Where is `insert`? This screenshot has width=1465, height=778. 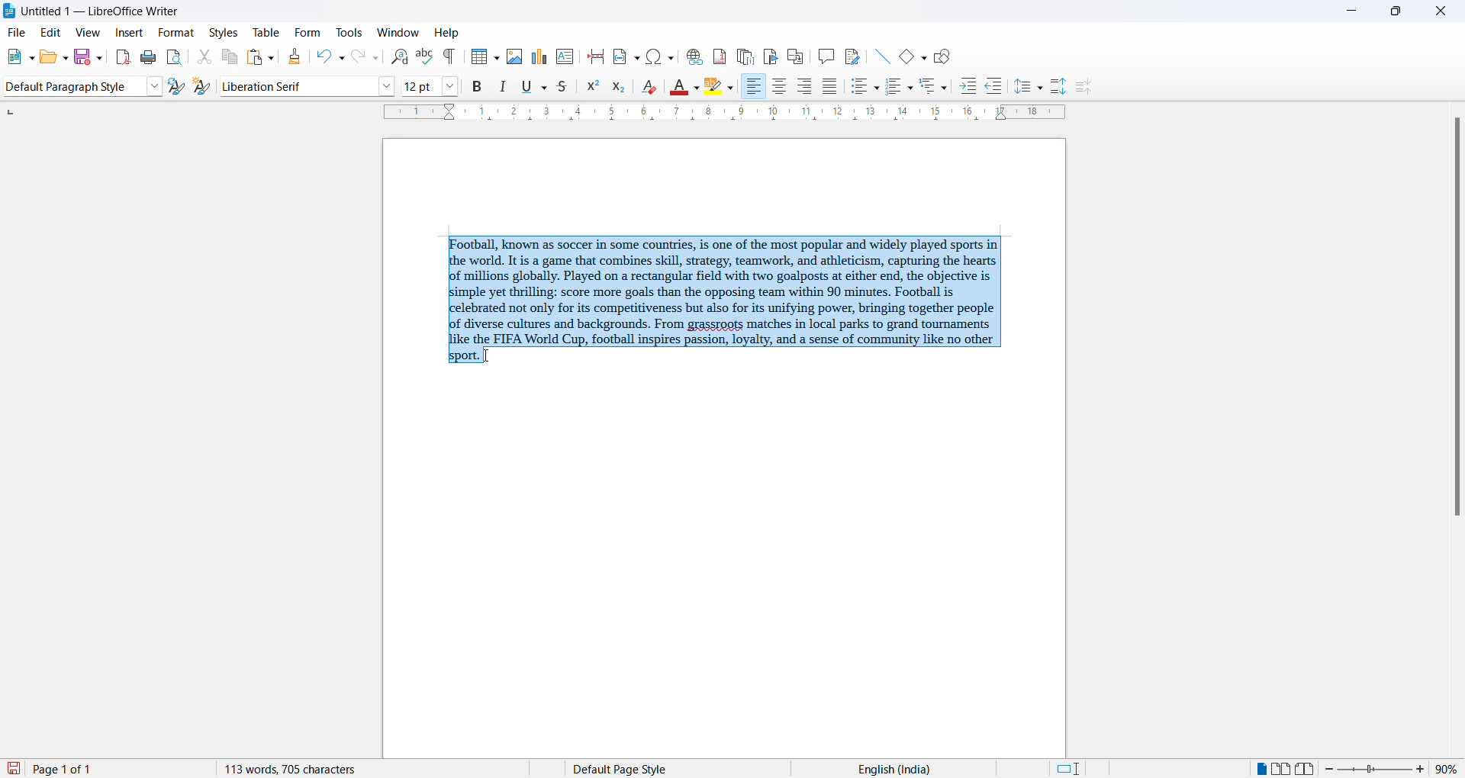
insert is located at coordinates (127, 34).